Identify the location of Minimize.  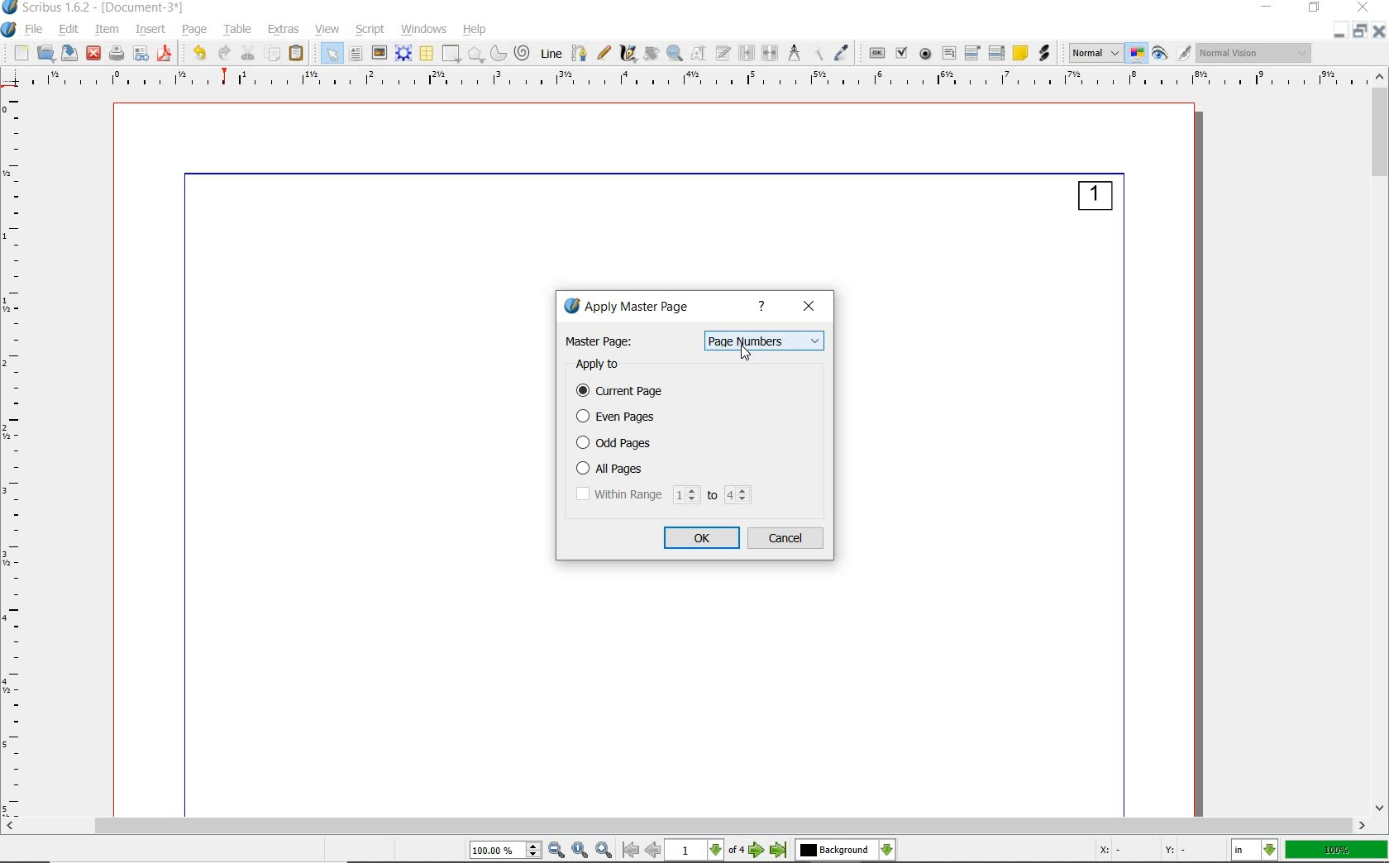
(1340, 31).